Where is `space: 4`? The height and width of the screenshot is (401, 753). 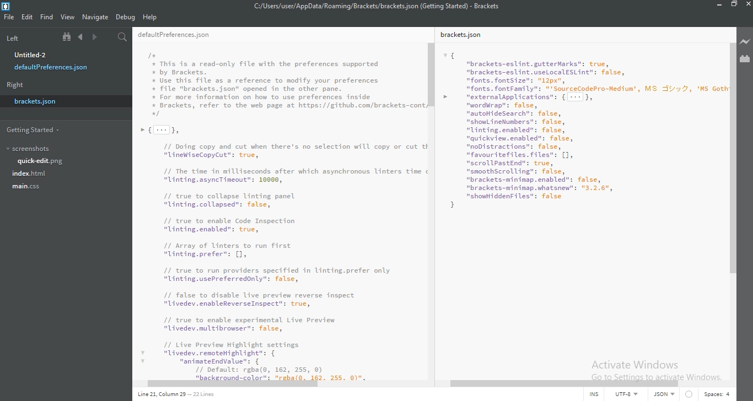 space: 4 is located at coordinates (720, 394).